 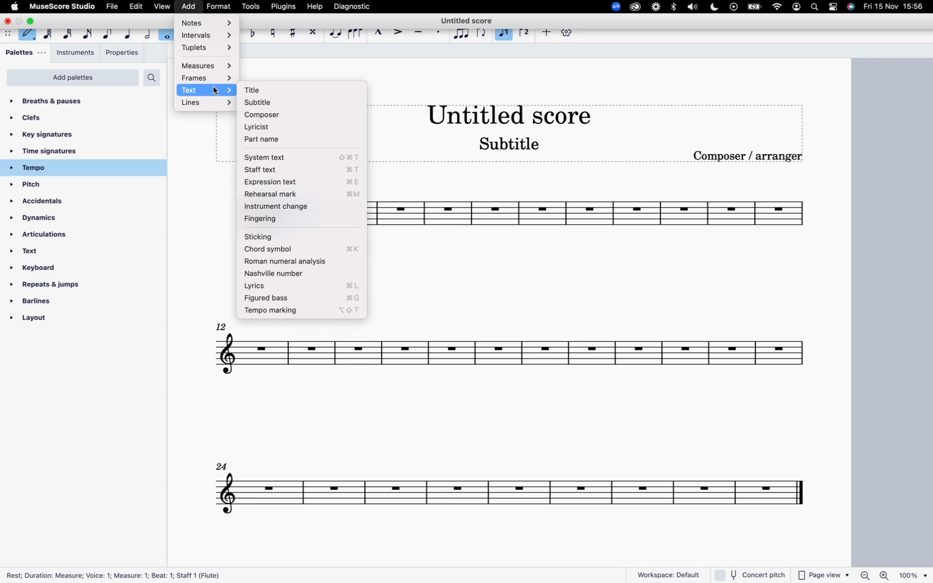 What do you see at coordinates (15, 6) in the screenshot?
I see `apple` at bounding box center [15, 6].